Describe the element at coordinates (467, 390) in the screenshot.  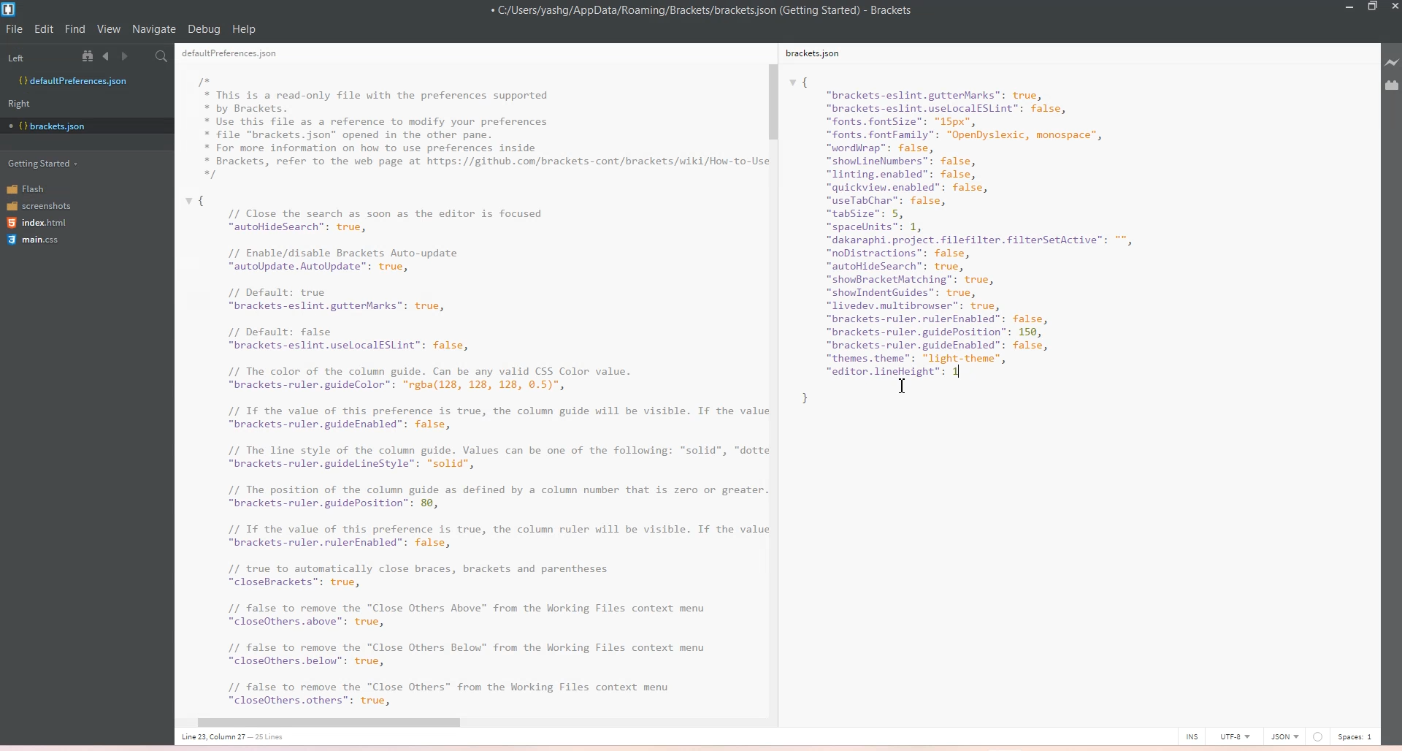
I see `defaultPreferences.json

I”

* This is a read-only file with the preferences supported

* by Brackets.

* Use this file as a reference to modify your preferences

* file "brackets.json" opened in the other pane.

* For more information on how to use preferences inside

* Brackets, refer to the web page at https://github.com/brackets-cont/brackets/wiki/How-to-Us

*

vi

// Close the search as soon as the editor is focused
“autoHideSearch”: true,
// Enable/disable Brackets Auto-update
“autoUpdate. AutoUpdate”: true,
// Default: true
“brackets-eslint.gutterMarks”: true,
// Default: false
“brackets-eslint.uselocalESLint": false,
// The color of the column guide. Can be any valid CSS Color value.
“brackets-ruler.guideColor”: "rgba(128, 128, 128, 0.5)",
// Tf the value of this preference is true, the column guide will be visible. Tf the val.
“brackets-ruler.guideEnabled”: false,
// The line style of the column guide. Values can be one of the following: "solid", "dott
“brackets-ruler.guidelineStyle": "solid",
// The position of the column guide as defined by a column number that is zero or greater
“brackets-ruler.guidePosition”: 80,
// Tf the value of this preference is true, the column ruler will be visible. Tf the val.
“brackets-ruler.rulerEnabled”: false,
// true to automatically close braces, brackets and parentheses
“closeBrackets”: true,
// false to remove the "Close Others Above” from the Working Files context menu
“closeOthers.above”: true,
// false to remove the "Close Others Below” from the Working Files context menu
“closeOthers.below": true,
// false to remove the "Close Others” from the Working Files context menu
“closeOthers.others”: true,` at that location.